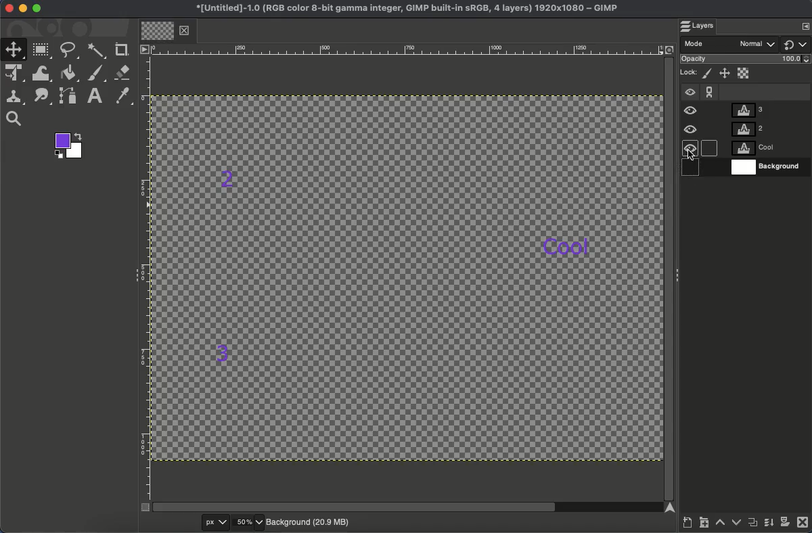 This screenshot has height=533, width=812. Describe the element at coordinates (703, 26) in the screenshot. I see `Layers` at that location.